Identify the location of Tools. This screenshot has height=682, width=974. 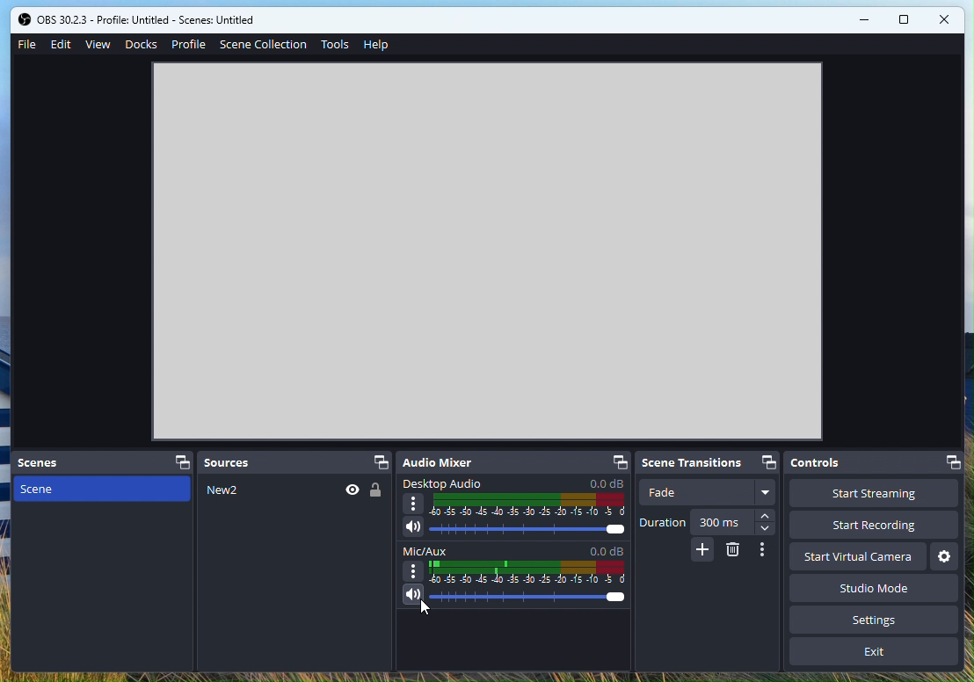
(945, 557).